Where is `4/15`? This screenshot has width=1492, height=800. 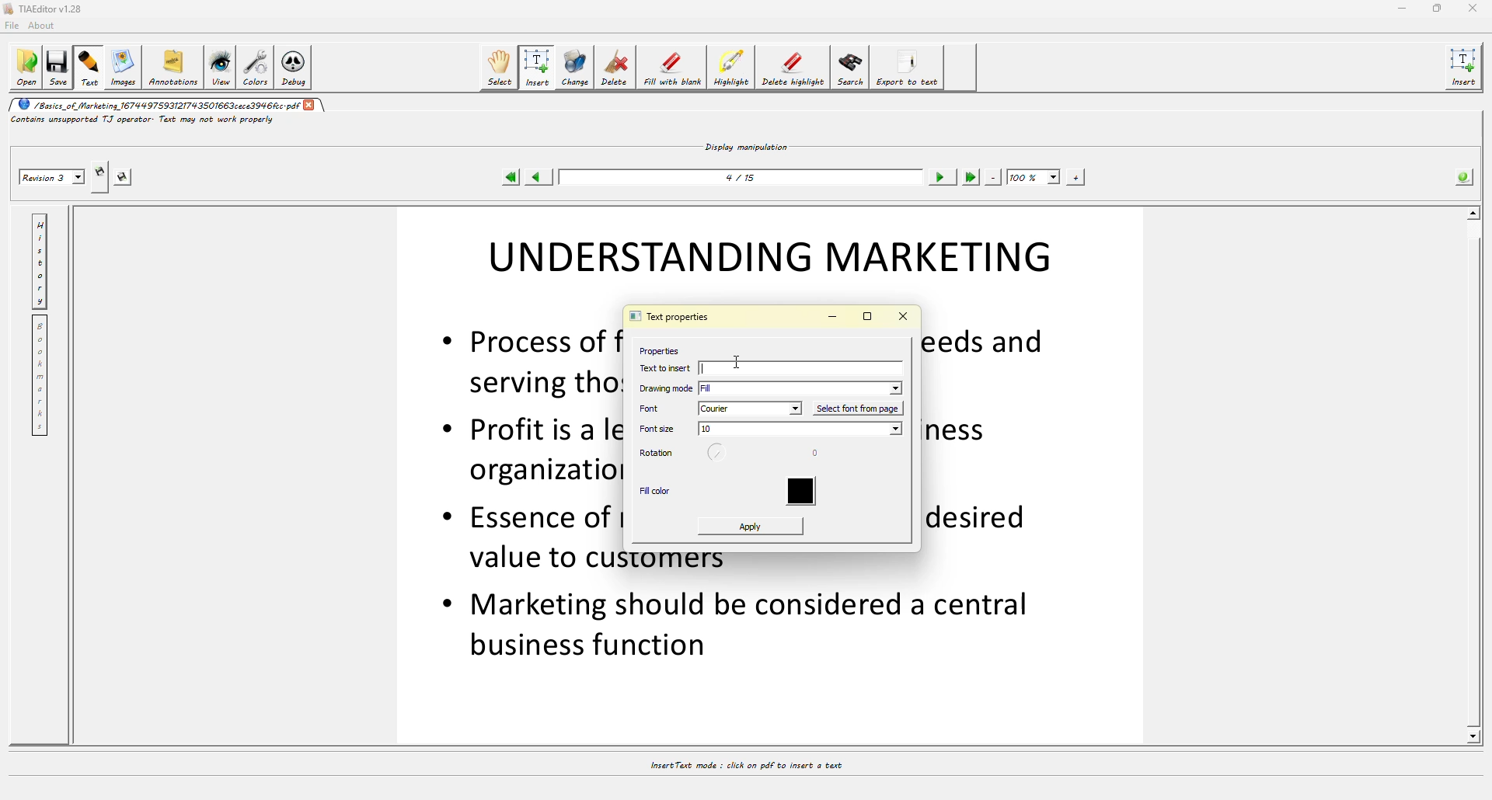 4/15 is located at coordinates (744, 176).